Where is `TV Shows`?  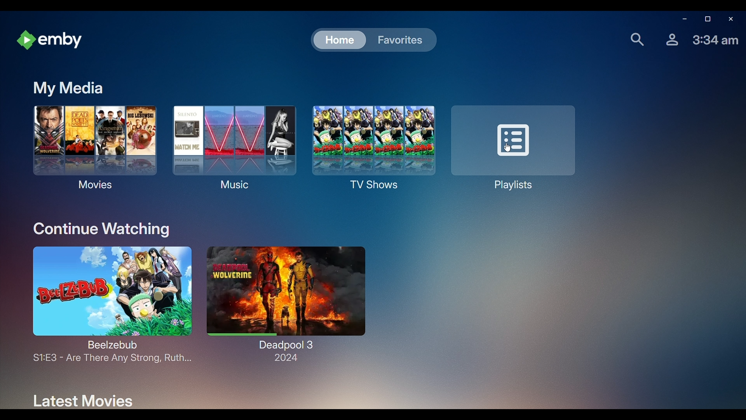
TV Shows is located at coordinates (371, 148).